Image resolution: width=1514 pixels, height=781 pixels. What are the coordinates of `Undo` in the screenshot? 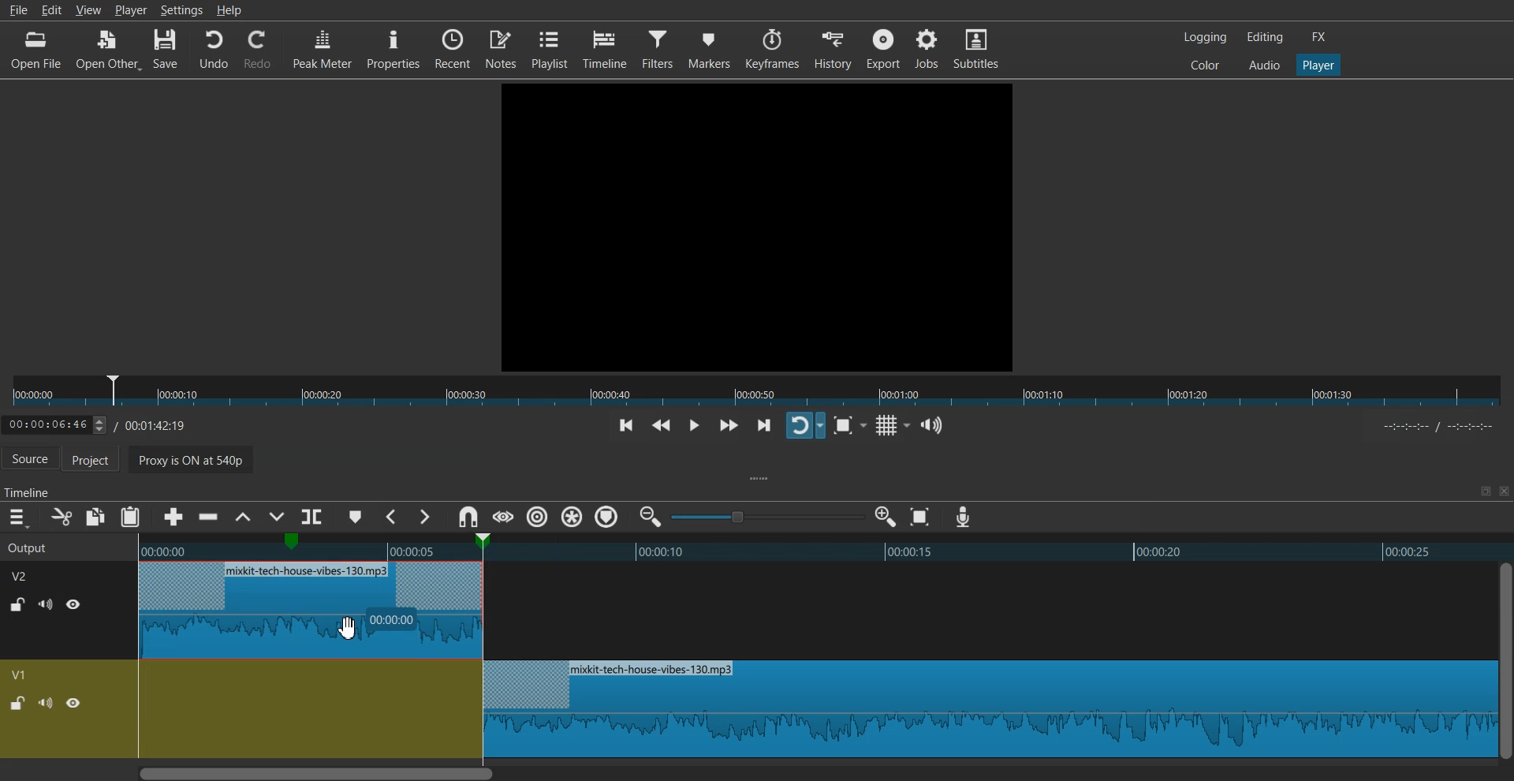 It's located at (214, 50).